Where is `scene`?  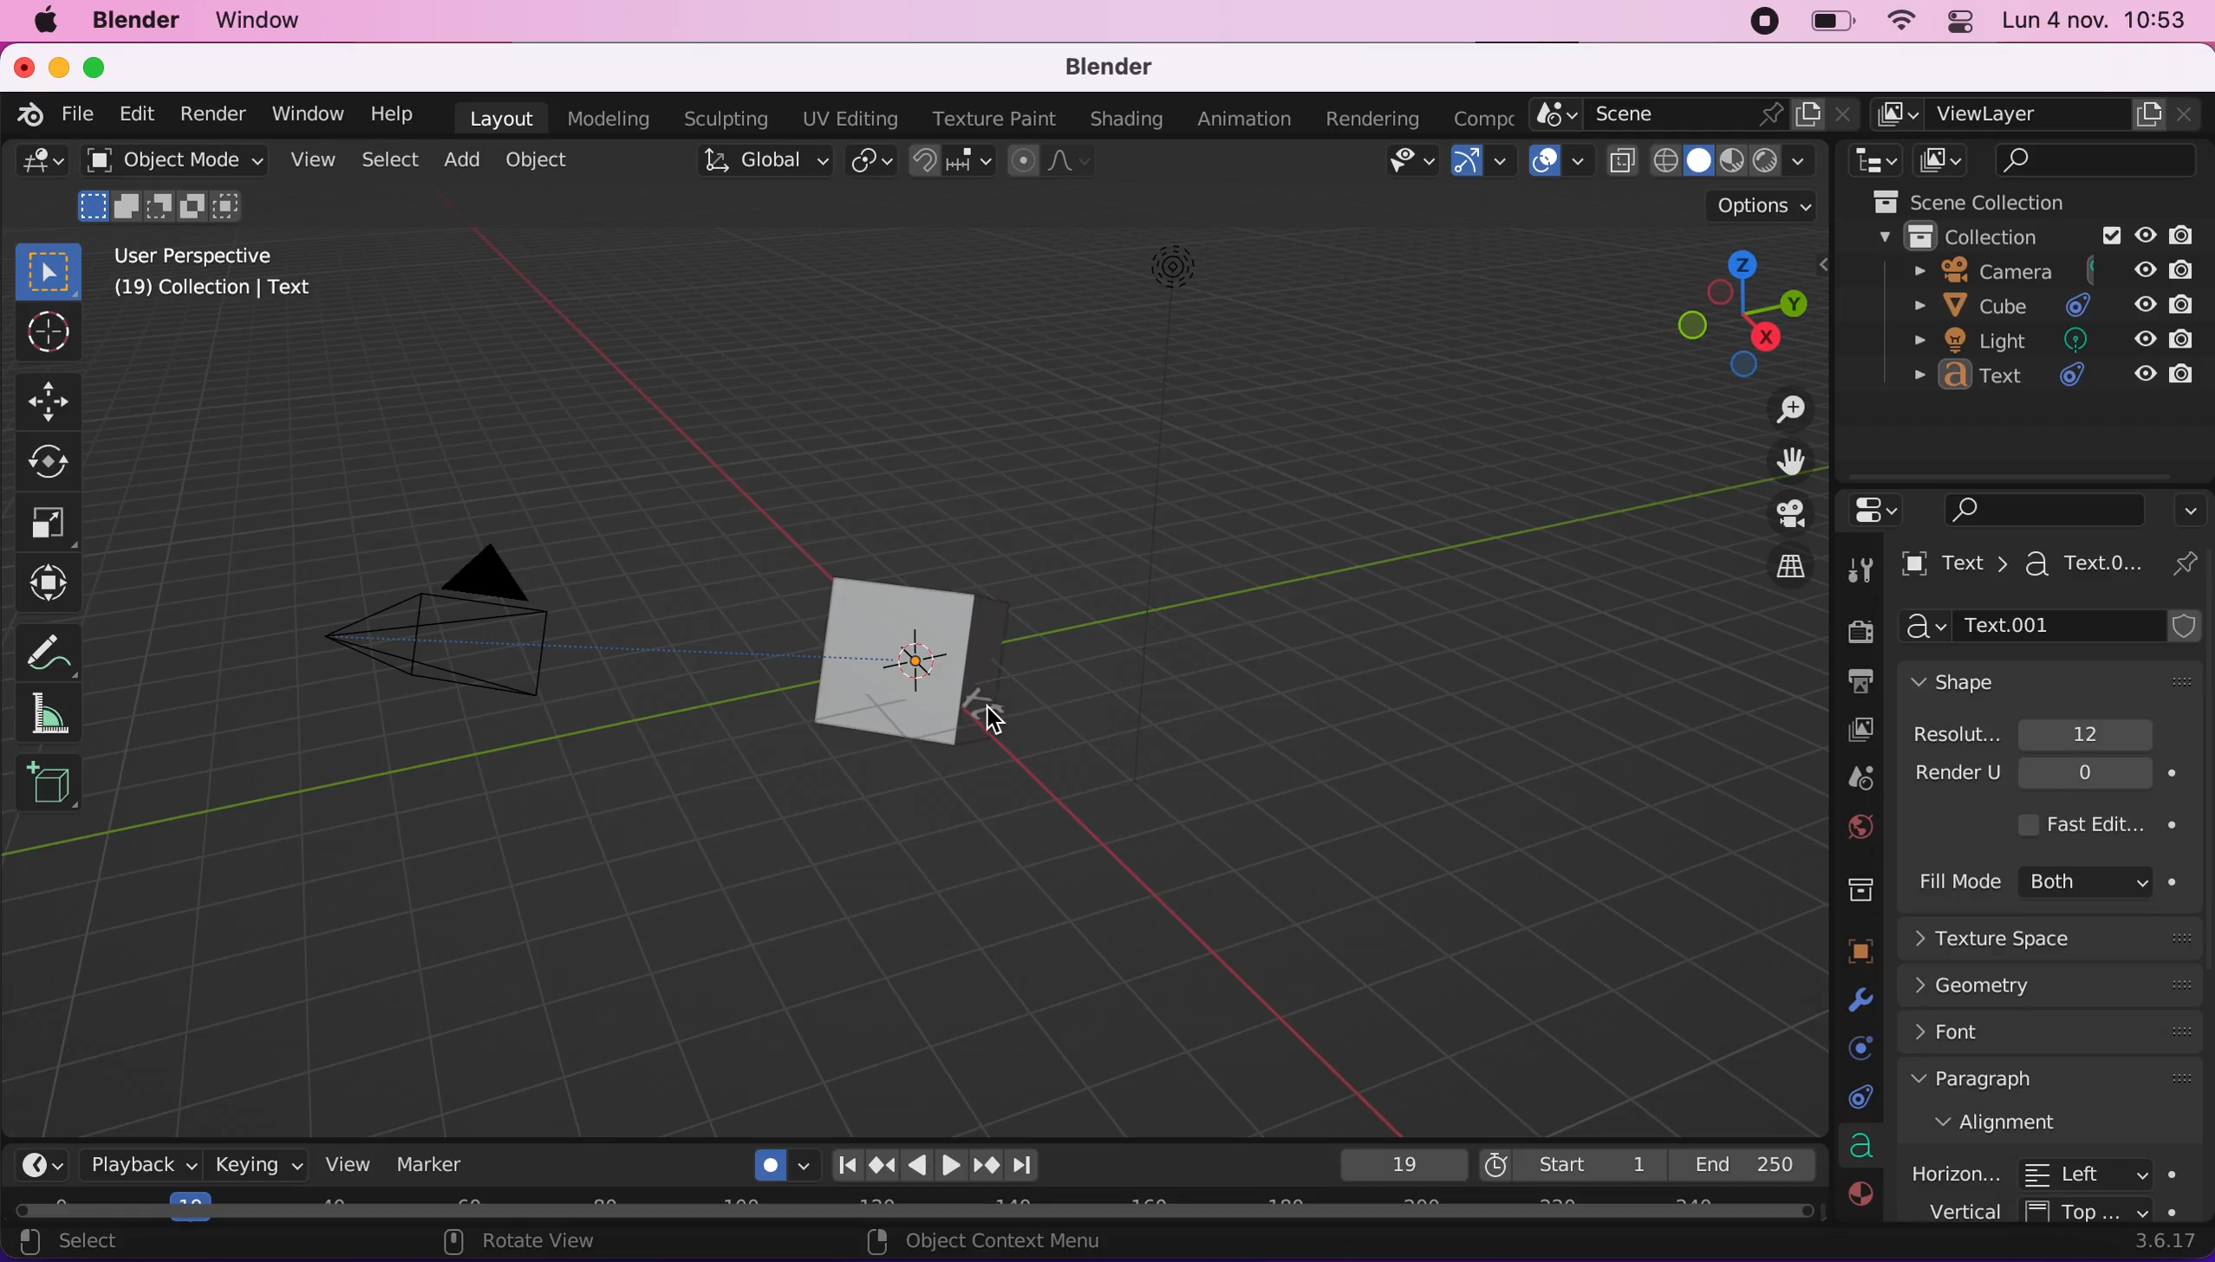
scene is located at coordinates (1700, 115).